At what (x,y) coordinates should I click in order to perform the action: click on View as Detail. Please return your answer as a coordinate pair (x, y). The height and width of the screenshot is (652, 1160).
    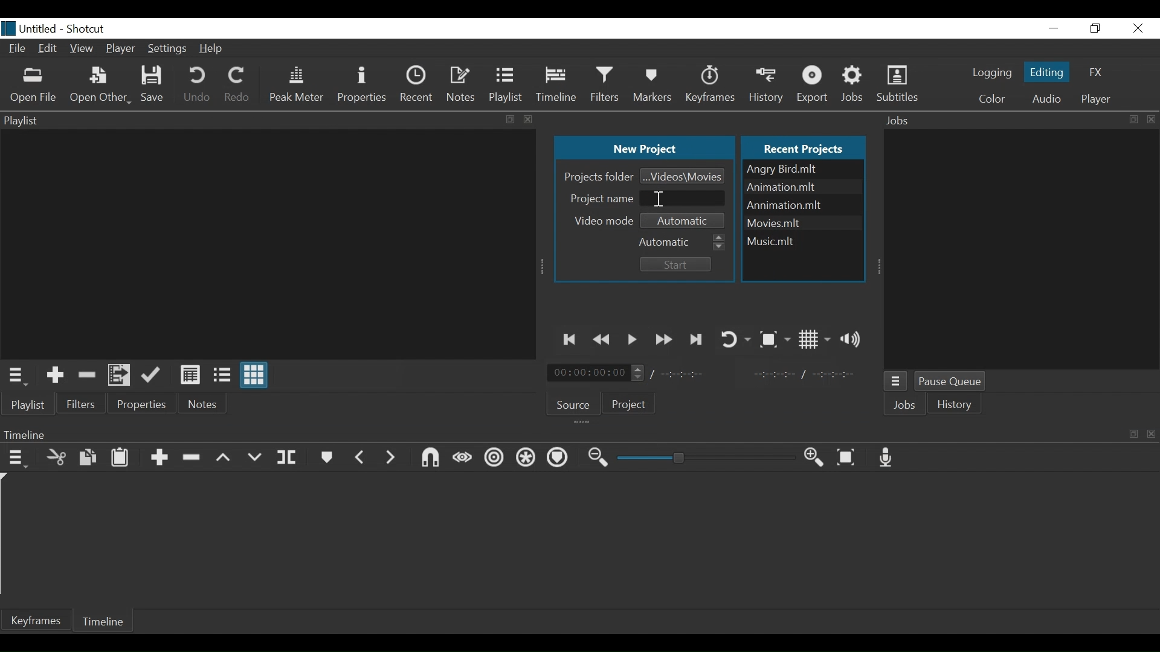
    Looking at the image, I should click on (190, 375).